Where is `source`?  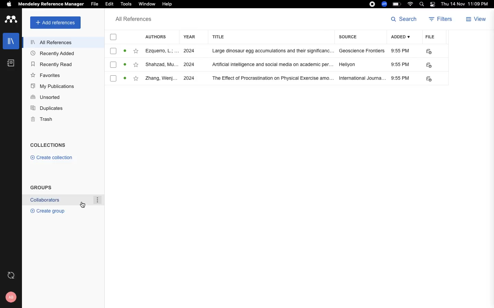
source is located at coordinates (349, 37).